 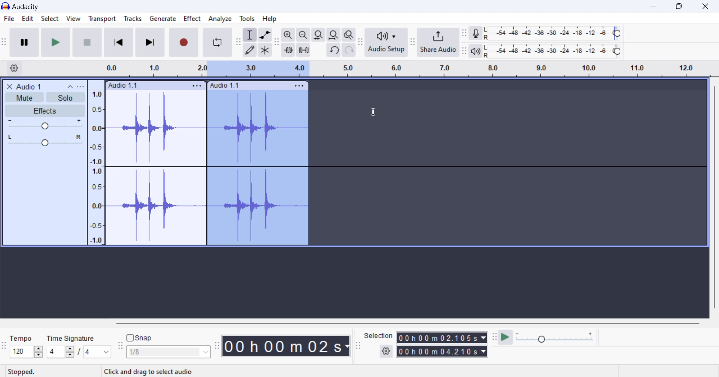 What do you see at coordinates (118, 43) in the screenshot?
I see `Skip to Beginning` at bounding box center [118, 43].